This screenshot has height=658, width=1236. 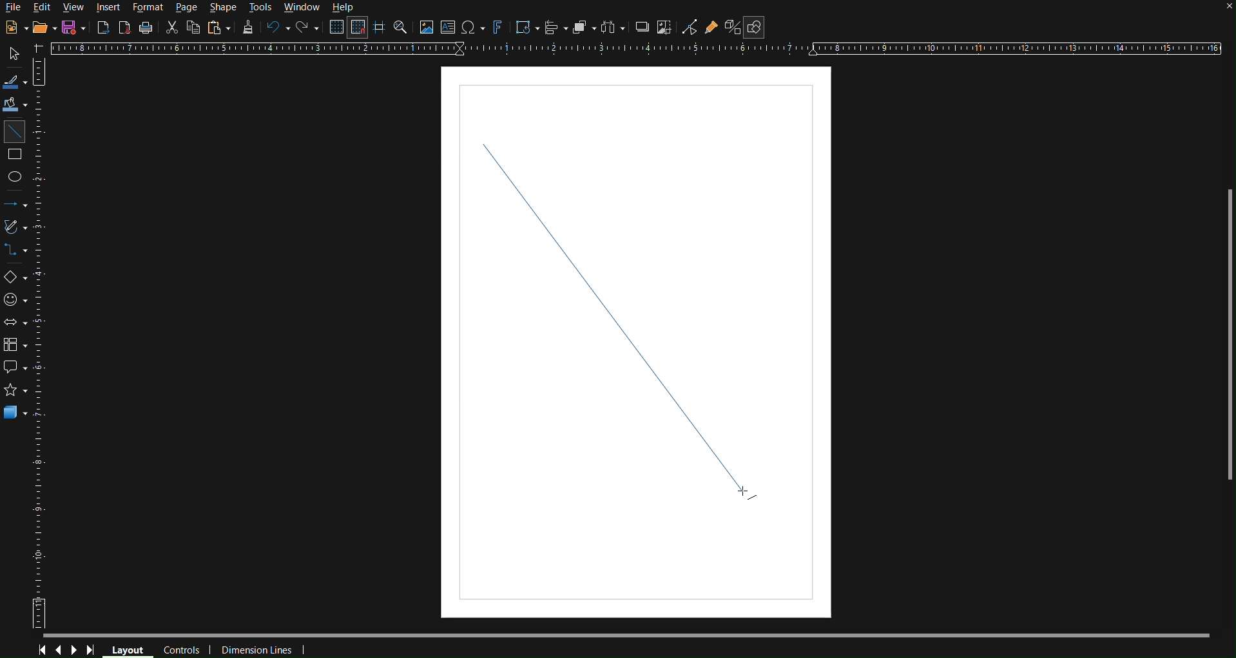 What do you see at coordinates (301, 8) in the screenshot?
I see `Window` at bounding box center [301, 8].